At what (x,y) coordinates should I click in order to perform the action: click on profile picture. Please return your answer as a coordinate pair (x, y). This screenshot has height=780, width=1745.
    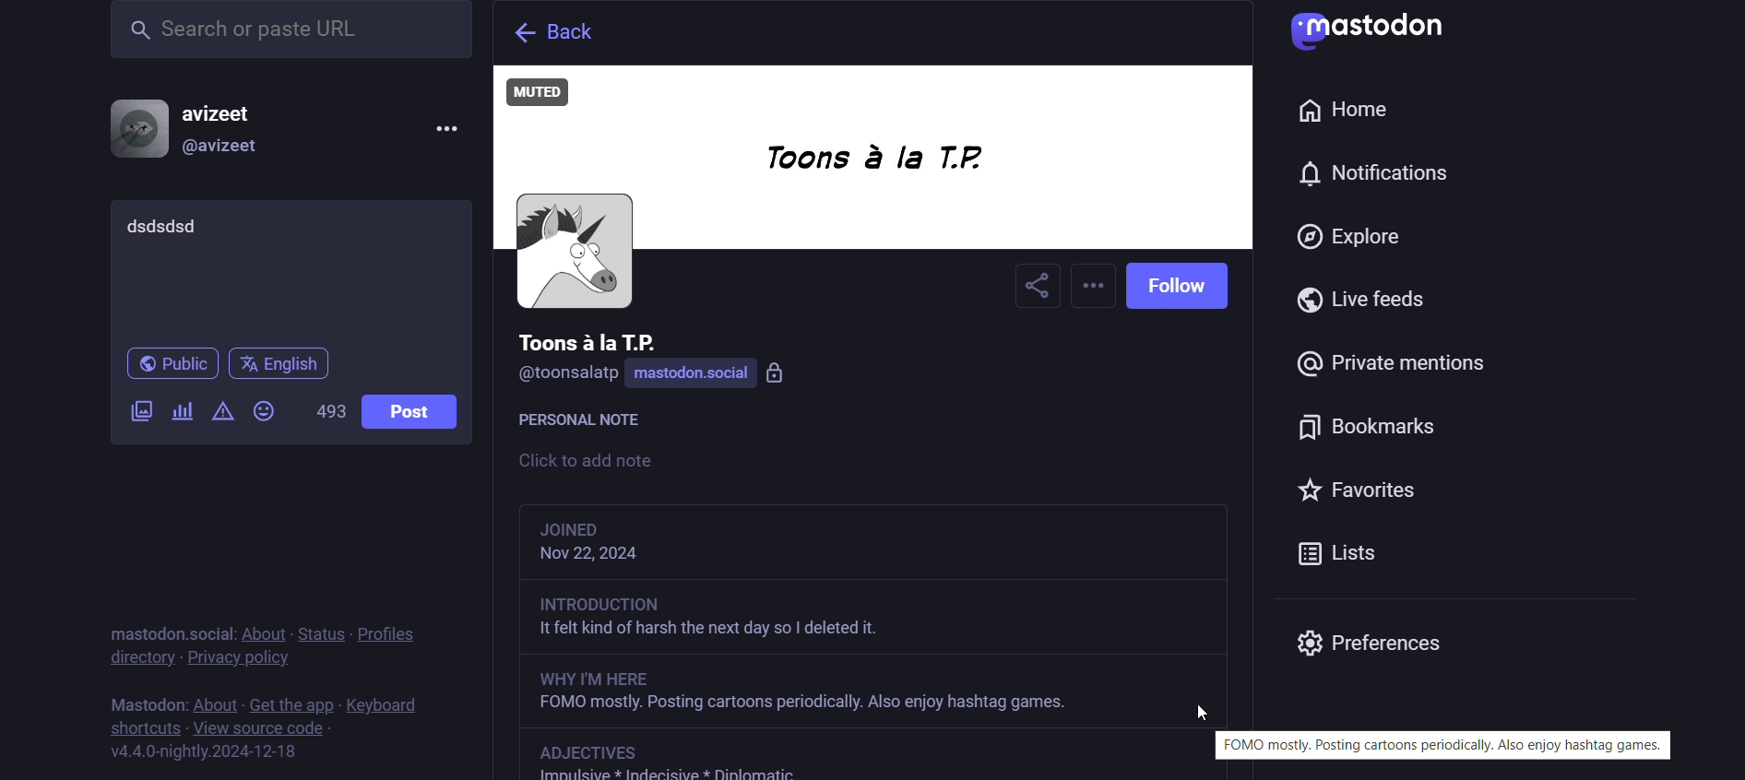
    Looking at the image, I should click on (137, 128).